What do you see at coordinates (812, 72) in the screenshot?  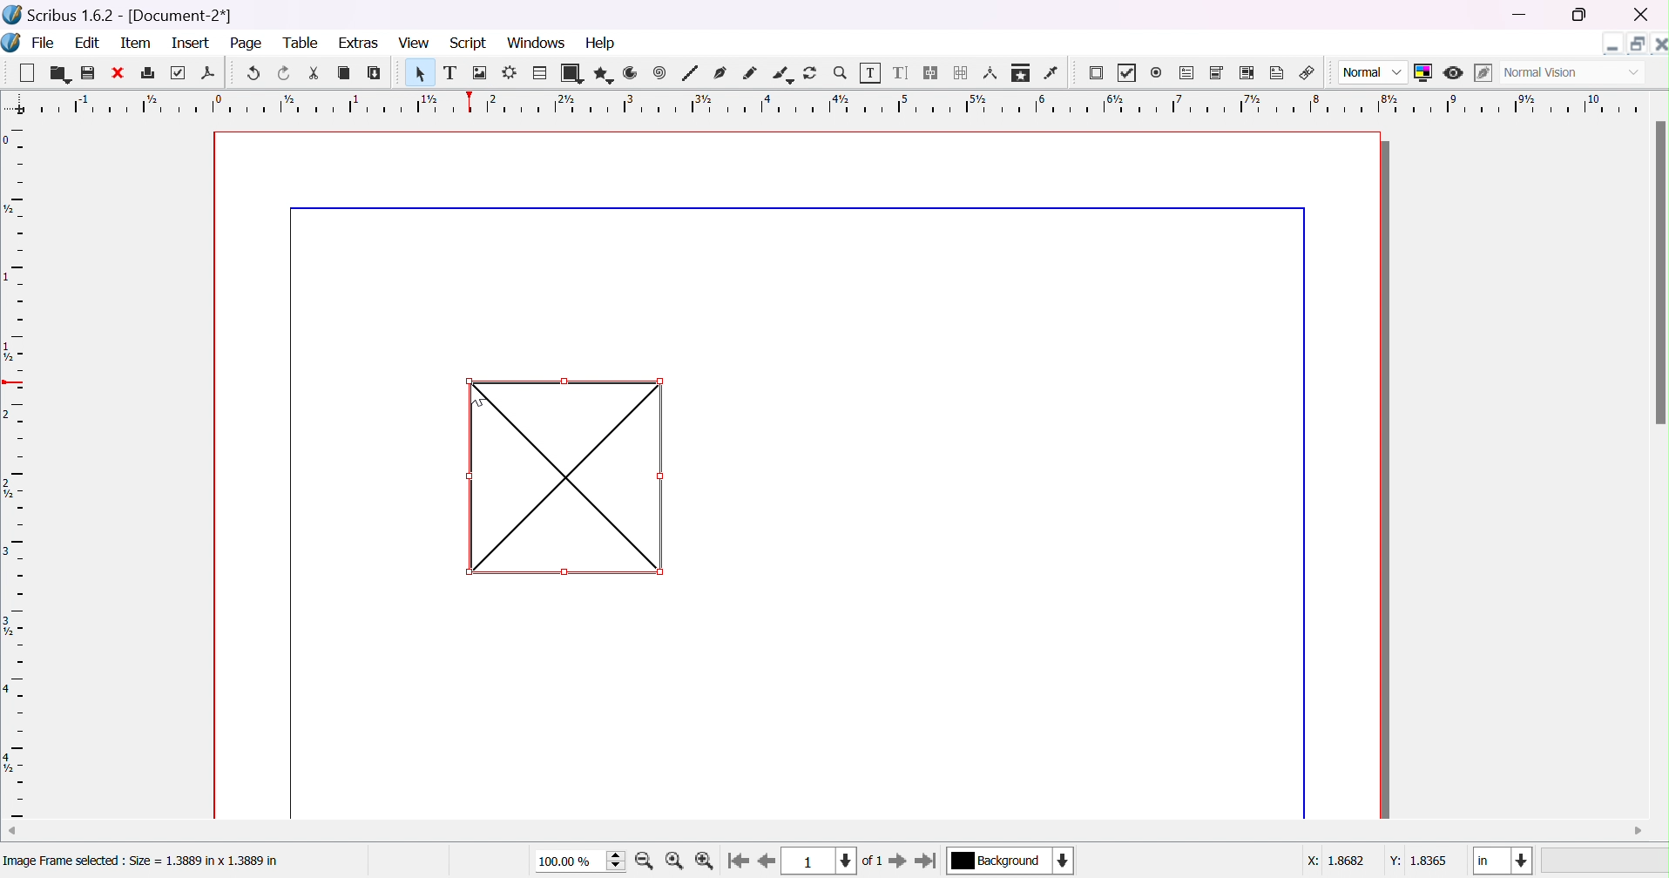 I see `rotate item` at bounding box center [812, 72].